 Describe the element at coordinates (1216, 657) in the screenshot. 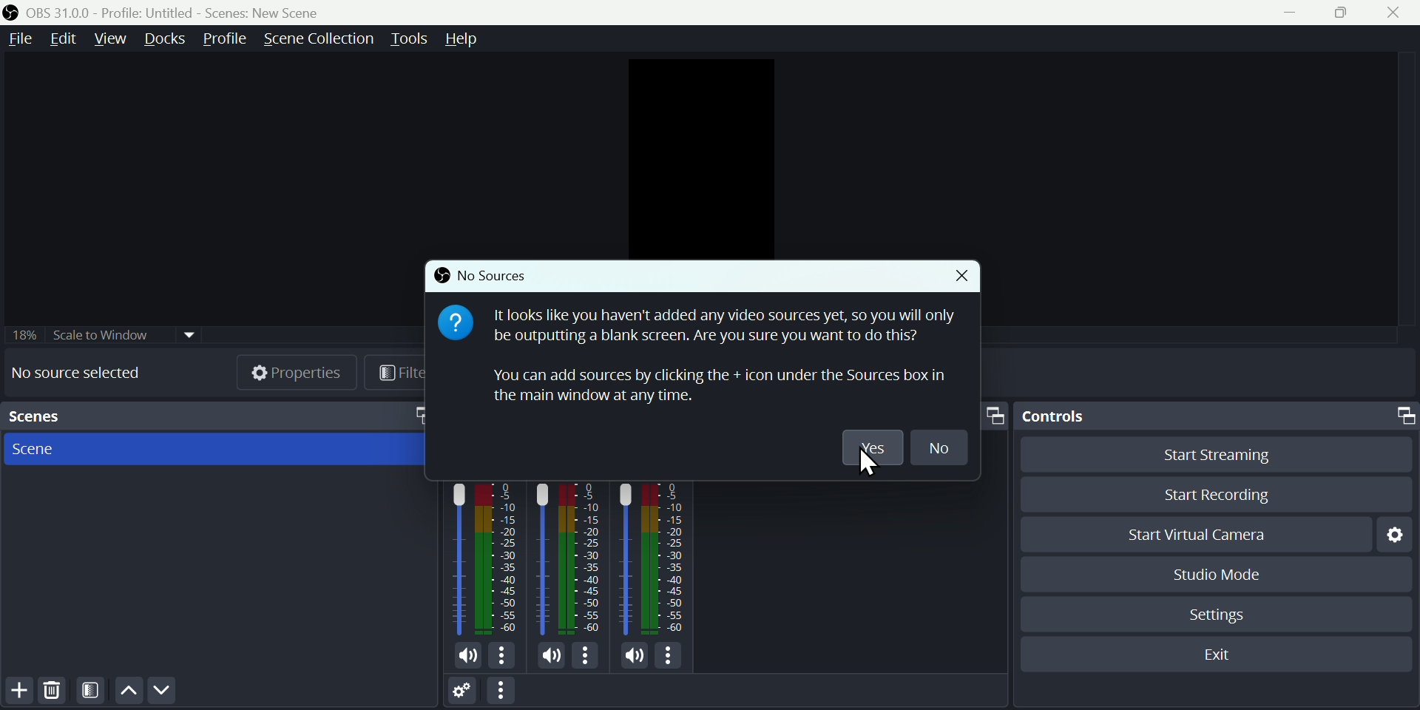

I see `Exit` at that location.